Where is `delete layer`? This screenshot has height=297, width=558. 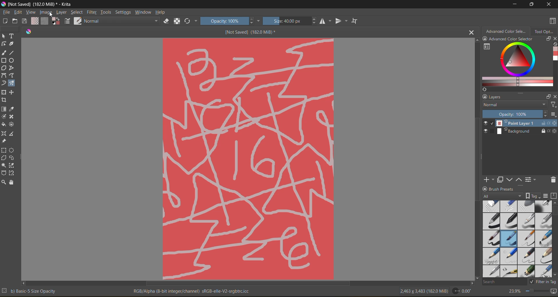
delete layer is located at coordinates (552, 181).